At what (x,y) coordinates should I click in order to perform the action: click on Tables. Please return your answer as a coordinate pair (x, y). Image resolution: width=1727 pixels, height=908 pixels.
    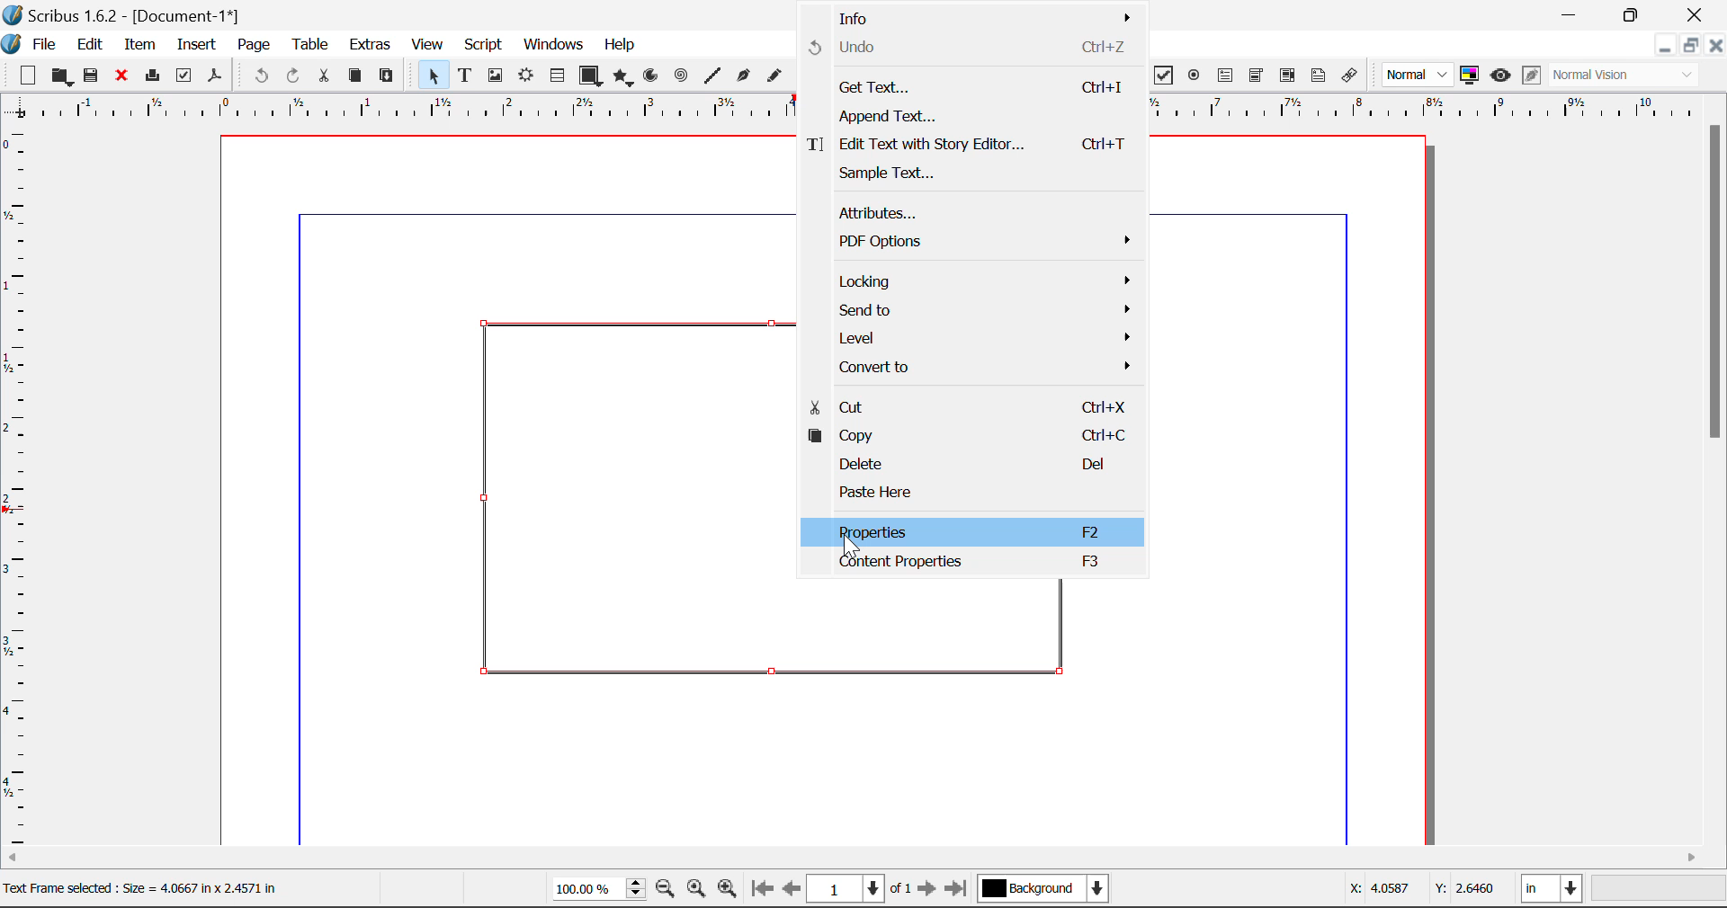
    Looking at the image, I should click on (557, 76).